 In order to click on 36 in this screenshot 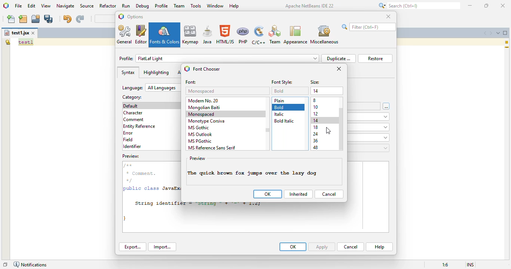, I will do `click(316, 140)`.